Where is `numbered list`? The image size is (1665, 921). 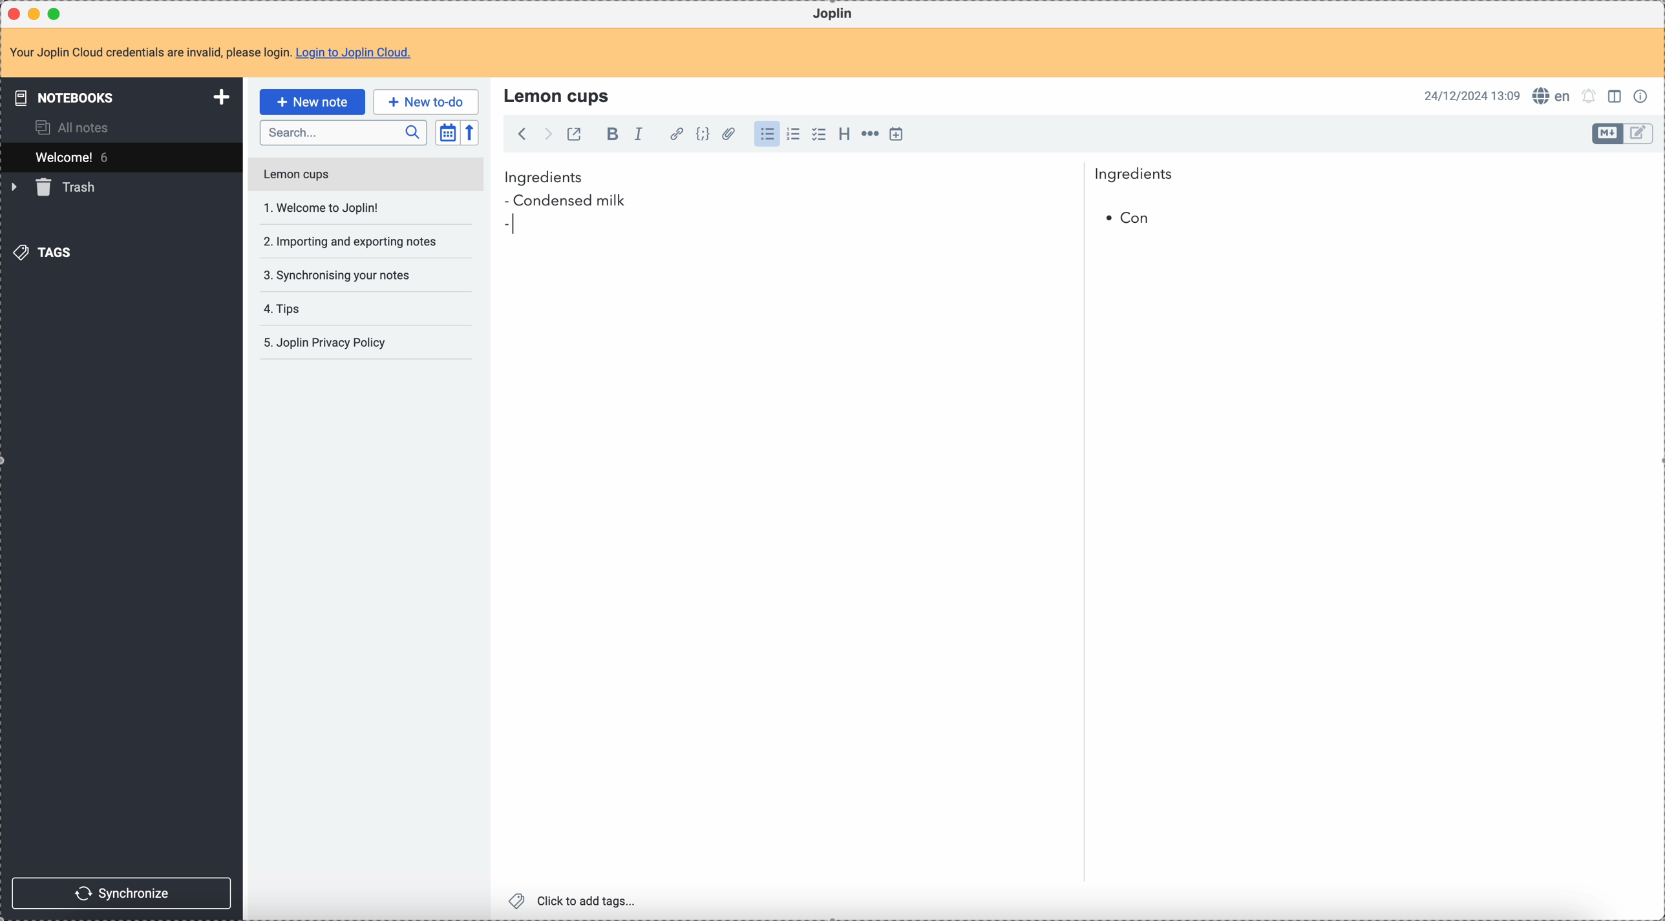
numbered list is located at coordinates (794, 134).